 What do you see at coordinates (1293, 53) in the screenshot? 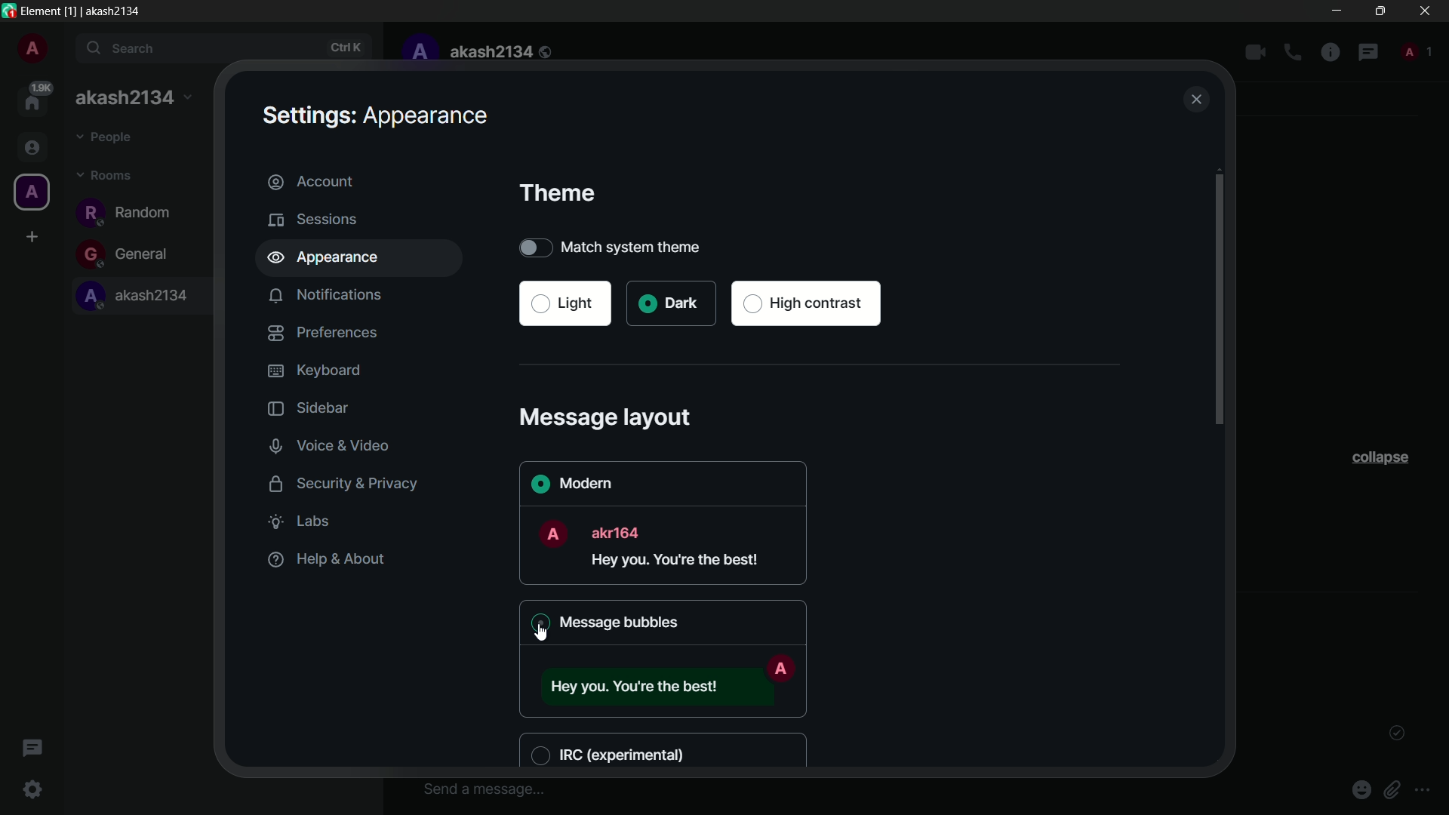
I see `add voice call` at bounding box center [1293, 53].